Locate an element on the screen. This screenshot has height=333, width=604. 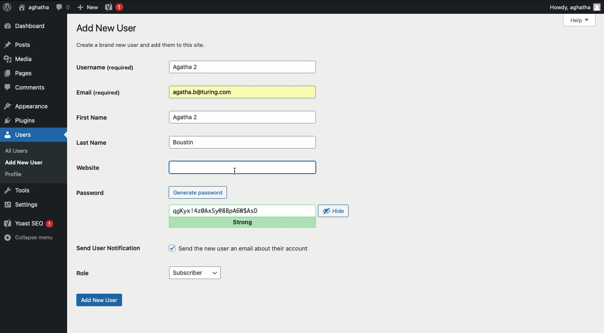
Email (required) is located at coordinates (113, 92).